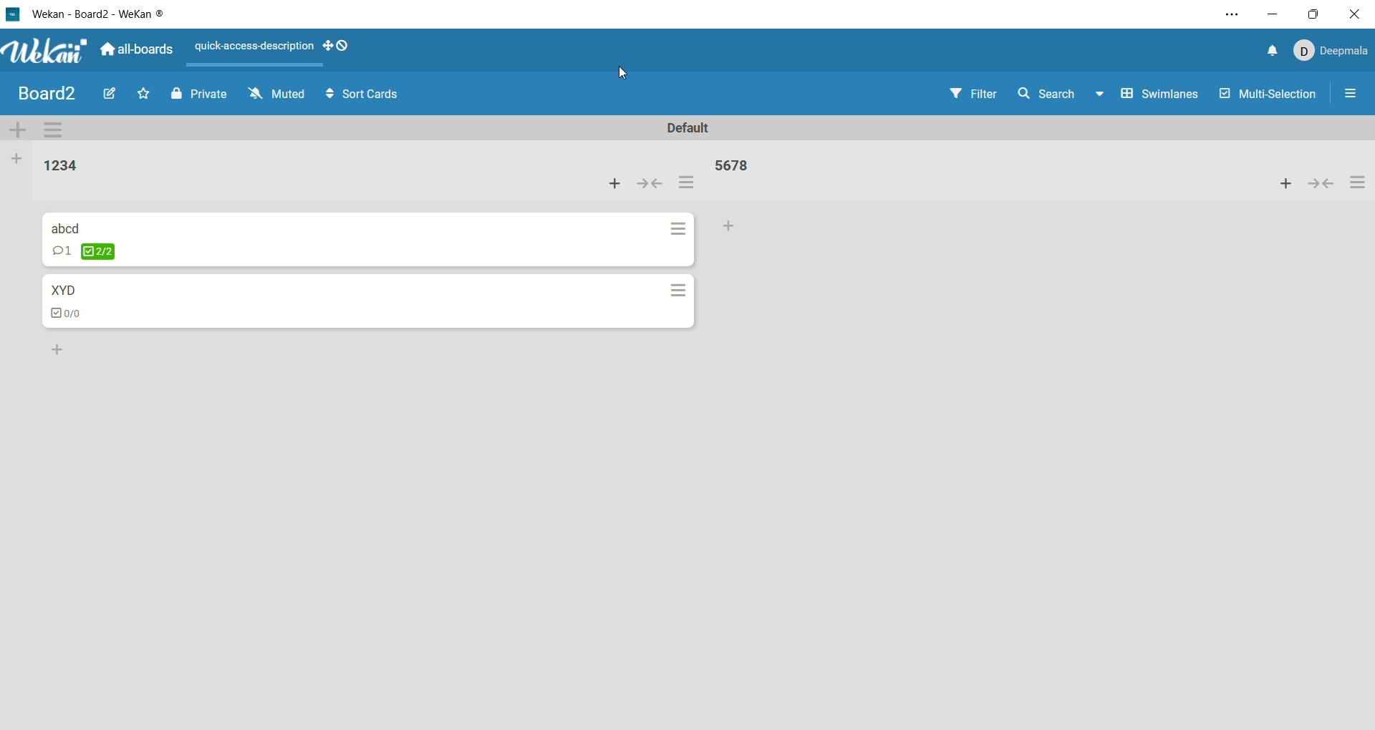 The image size is (1375, 730). Describe the element at coordinates (685, 248) in the screenshot. I see `options` at that location.